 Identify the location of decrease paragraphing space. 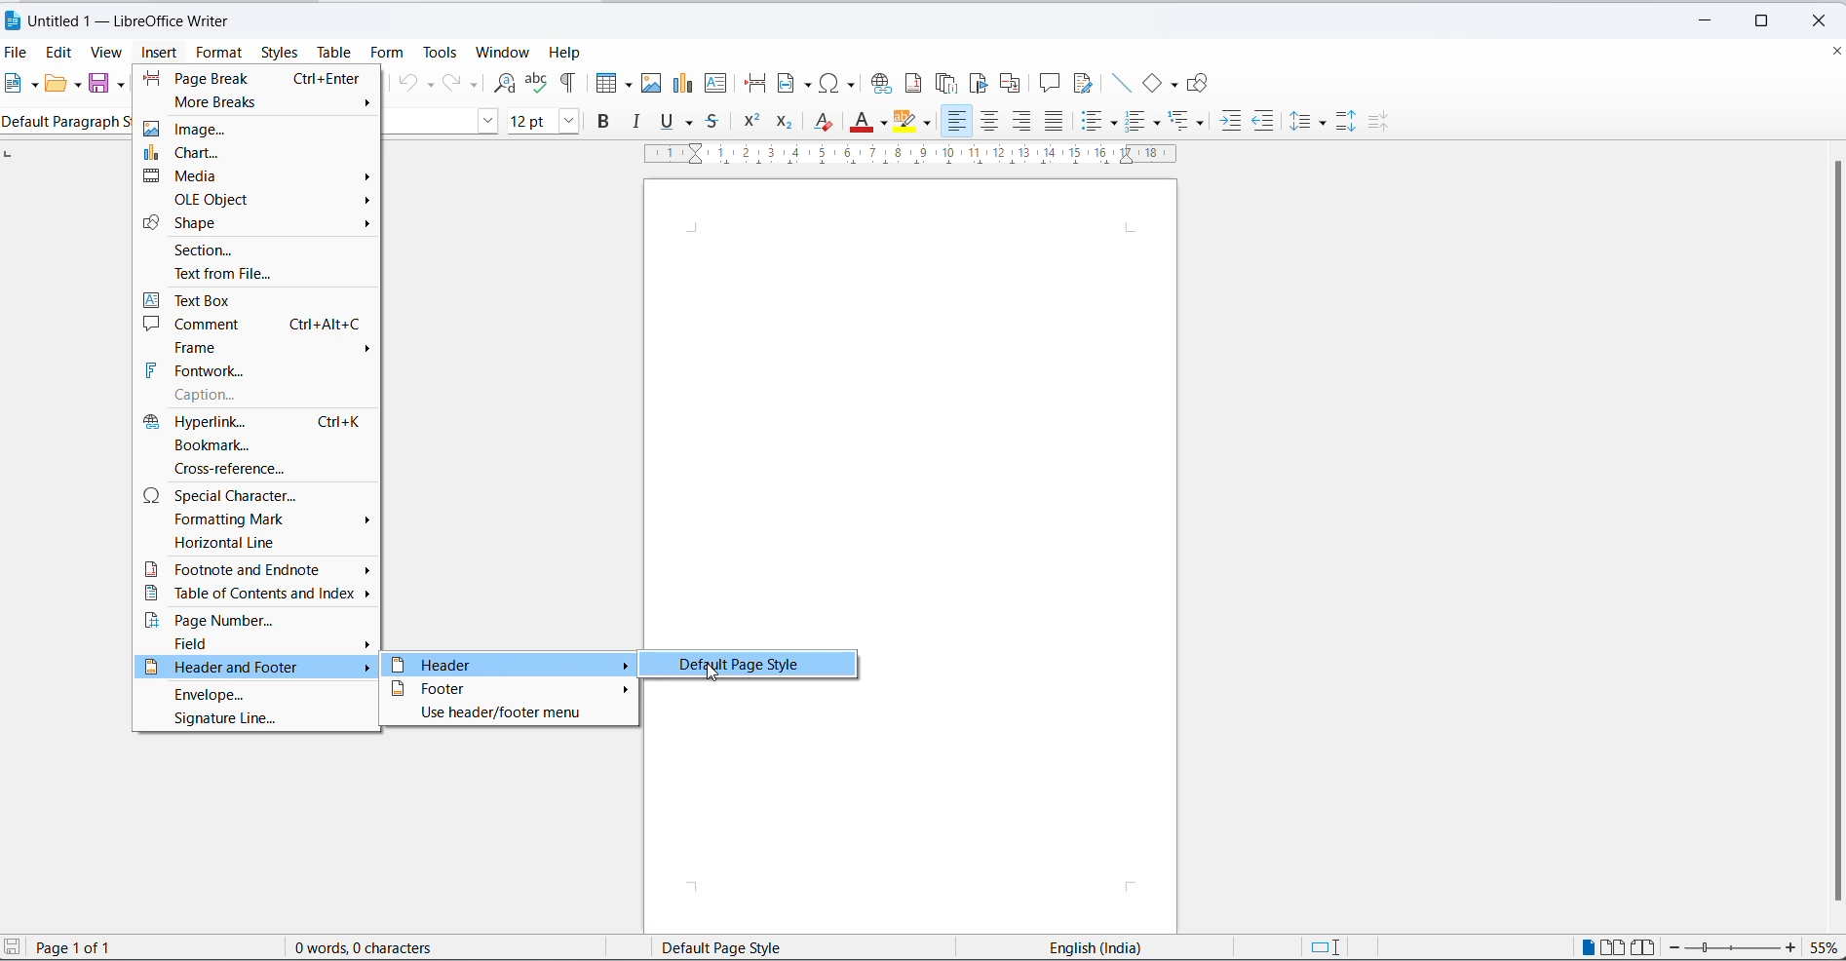
(1384, 125).